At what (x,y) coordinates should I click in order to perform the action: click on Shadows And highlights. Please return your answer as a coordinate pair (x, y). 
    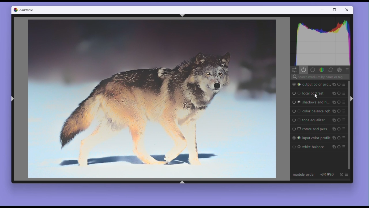
    Looking at the image, I should click on (316, 102).